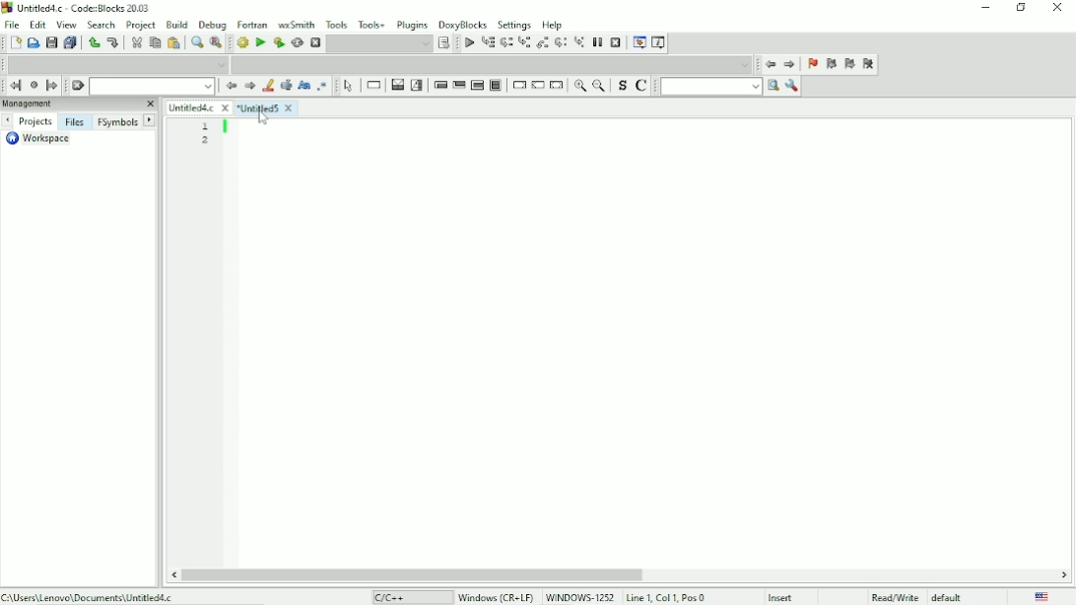  What do you see at coordinates (34, 86) in the screenshot?
I see `Last jump` at bounding box center [34, 86].